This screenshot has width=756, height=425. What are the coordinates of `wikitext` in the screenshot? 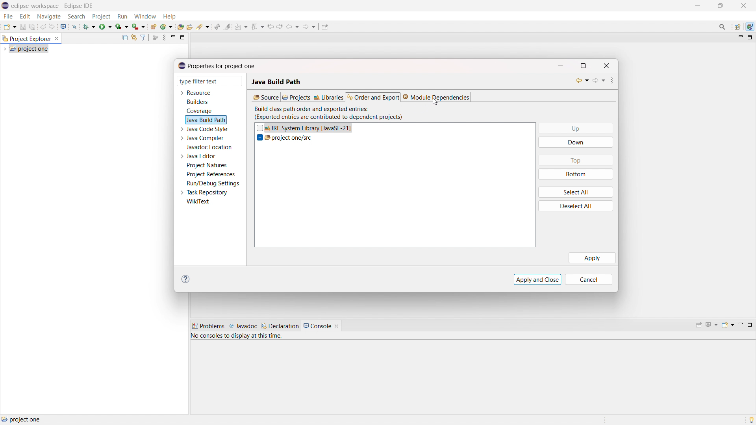 It's located at (198, 202).